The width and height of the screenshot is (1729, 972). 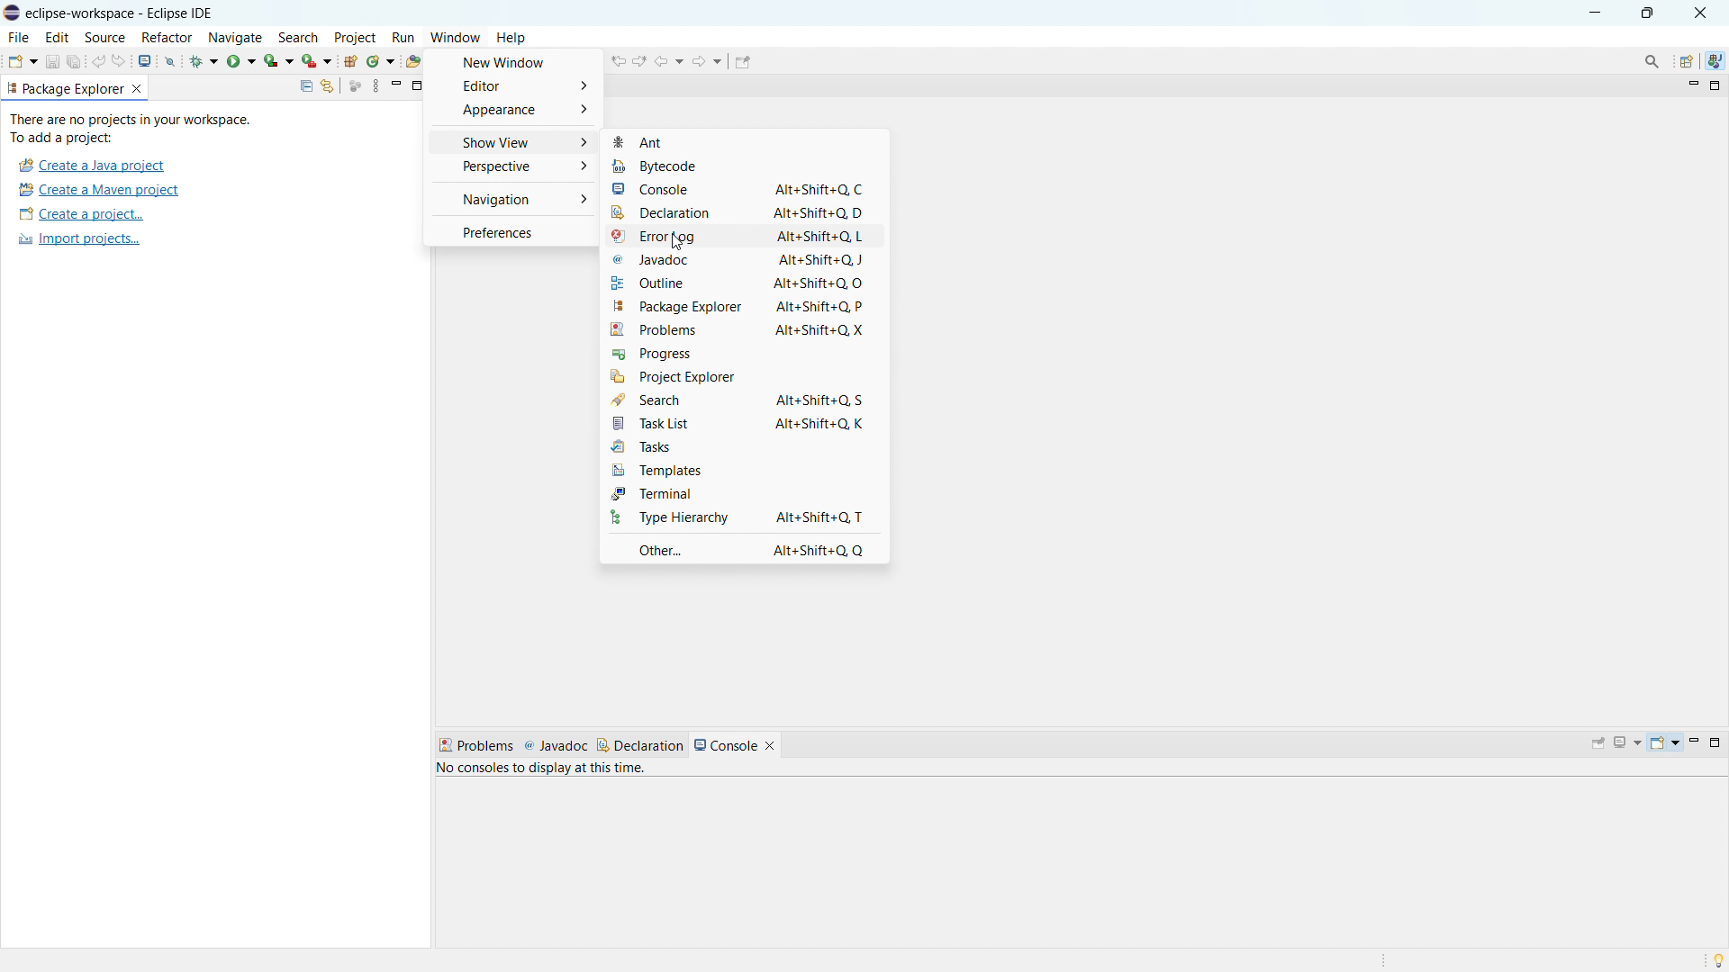 I want to click on No consoles to display at the time, so click(x=639, y=769).